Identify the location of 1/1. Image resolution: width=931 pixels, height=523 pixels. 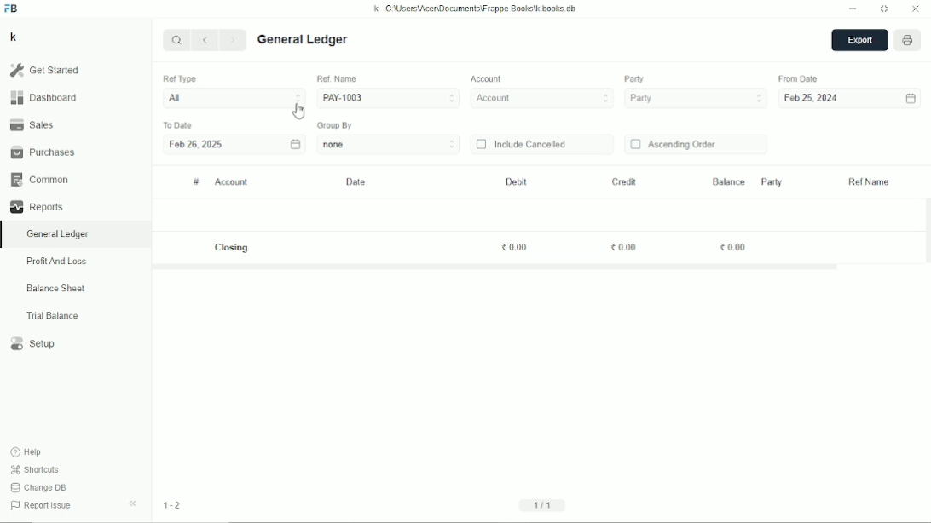
(545, 504).